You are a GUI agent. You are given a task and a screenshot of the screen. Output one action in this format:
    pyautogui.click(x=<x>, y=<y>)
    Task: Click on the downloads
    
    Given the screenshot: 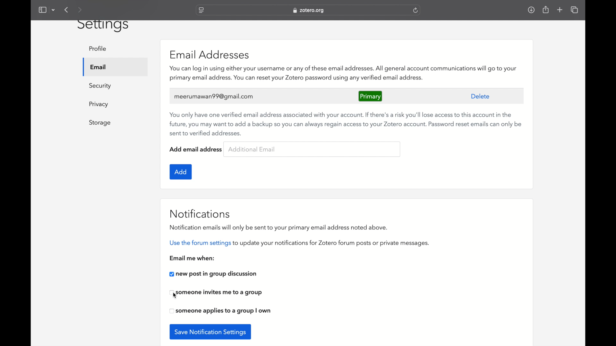 What is the action you would take?
    pyautogui.click(x=531, y=10)
    